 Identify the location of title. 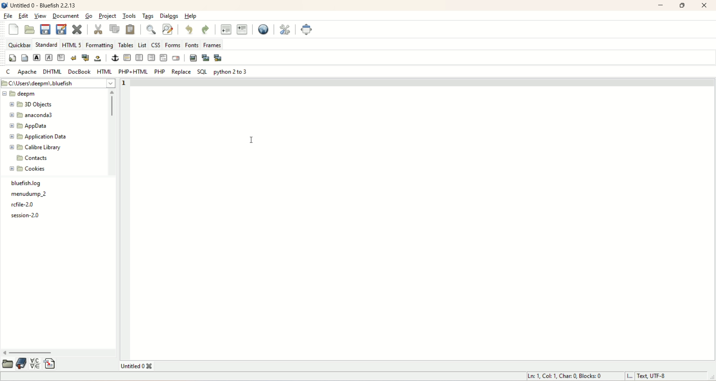
(141, 366).